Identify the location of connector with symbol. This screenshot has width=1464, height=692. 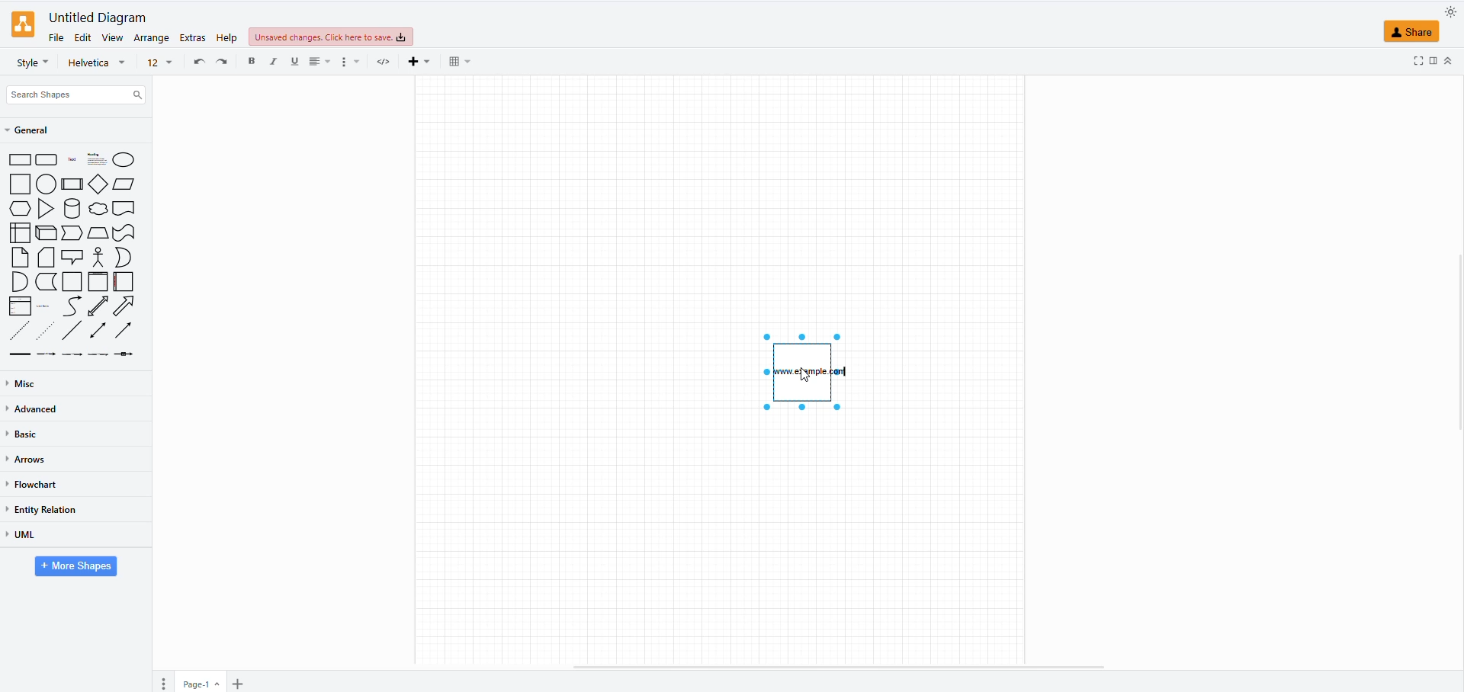
(127, 357).